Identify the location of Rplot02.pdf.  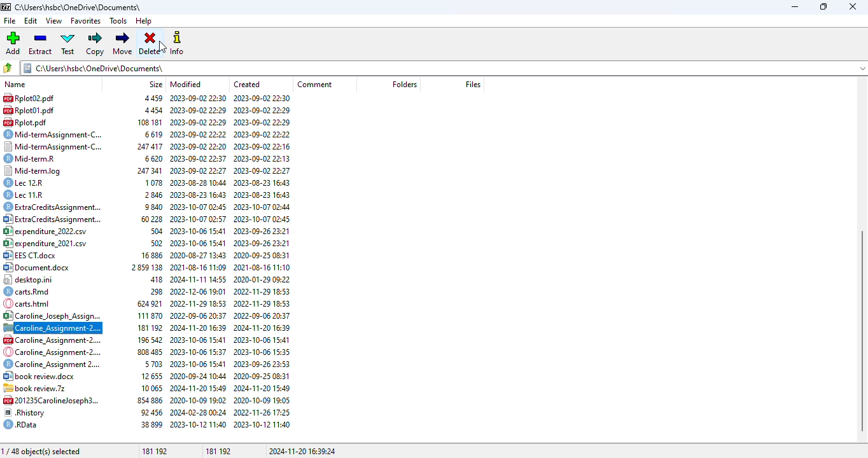
(41, 98).